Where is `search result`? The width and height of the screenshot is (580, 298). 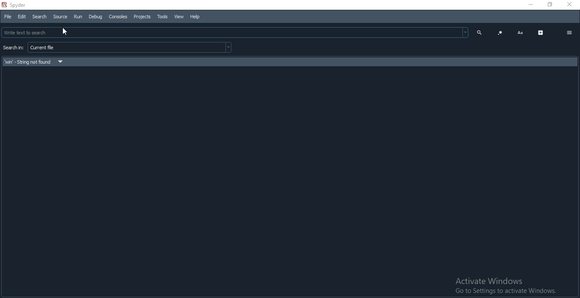
search result is located at coordinates (288, 61).